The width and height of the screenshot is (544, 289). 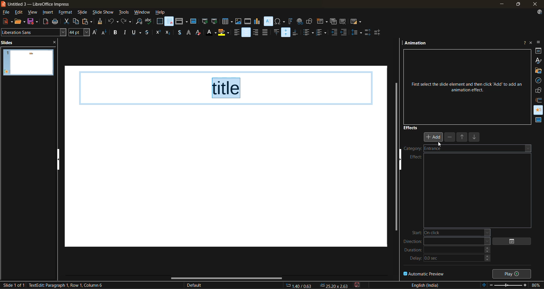 What do you see at coordinates (539, 100) in the screenshot?
I see `slide transition` at bounding box center [539, 100].